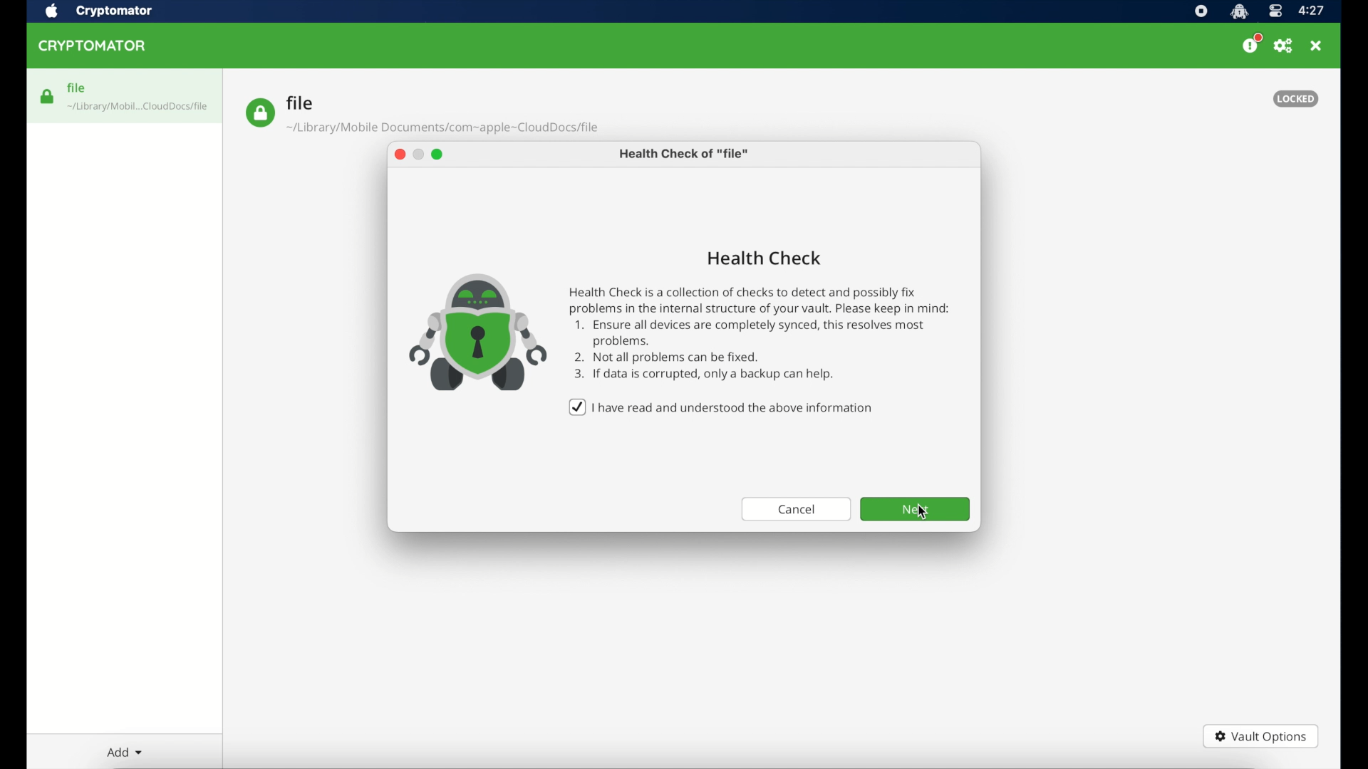 The width and height of the screenshot is (1368, 769). Describe the element at coordinates (766, 312) in the screenshot. I see `Health Check
Health Check is a collection of checks to detect and possibly fix
problems in the internal structure of your vault. Please keep in mind:
1. Ensure all devices are completely synced, this resolves most
problems.
2. Not all problems can be fixed.
3. If data is corrupted, only a backup can help.` at that location.